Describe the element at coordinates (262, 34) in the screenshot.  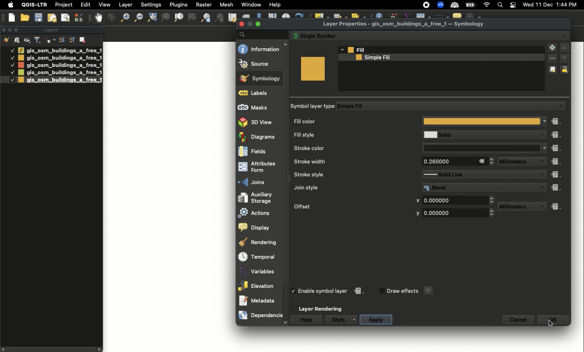
I see `Search` at that location.